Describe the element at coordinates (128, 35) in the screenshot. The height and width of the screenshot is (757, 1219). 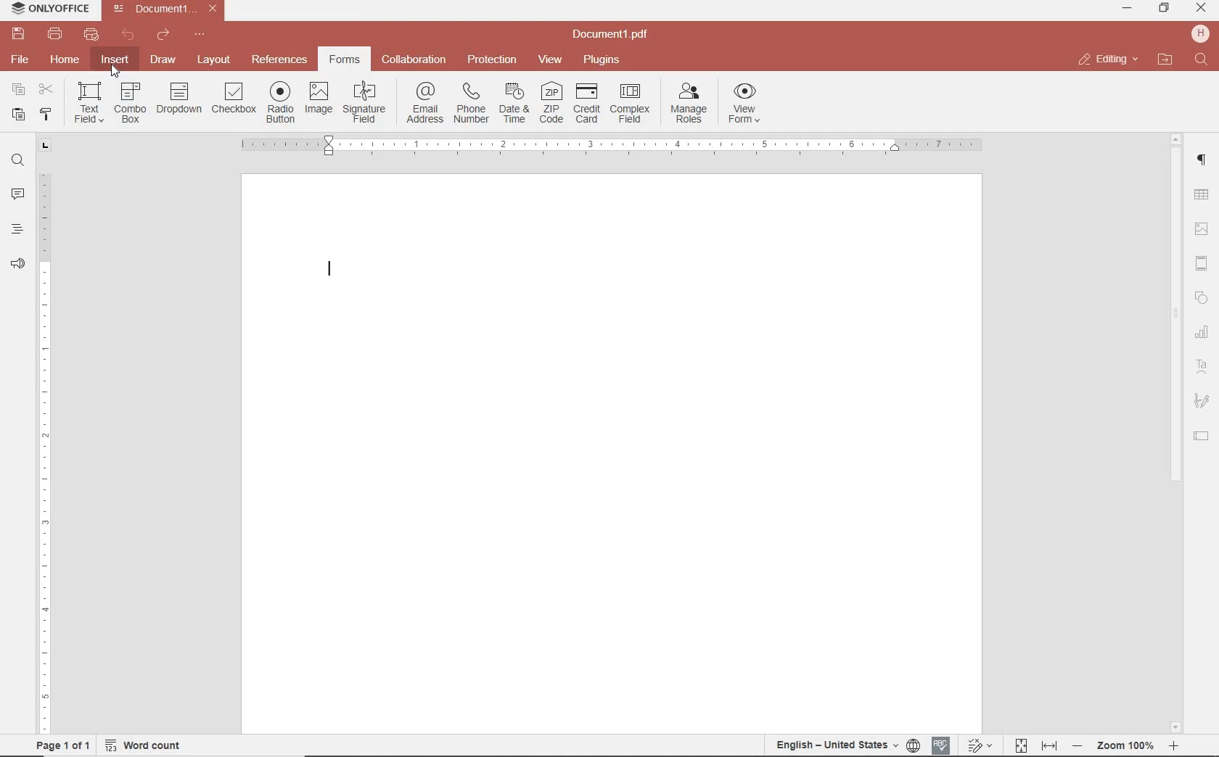
I see `undo` at that location.